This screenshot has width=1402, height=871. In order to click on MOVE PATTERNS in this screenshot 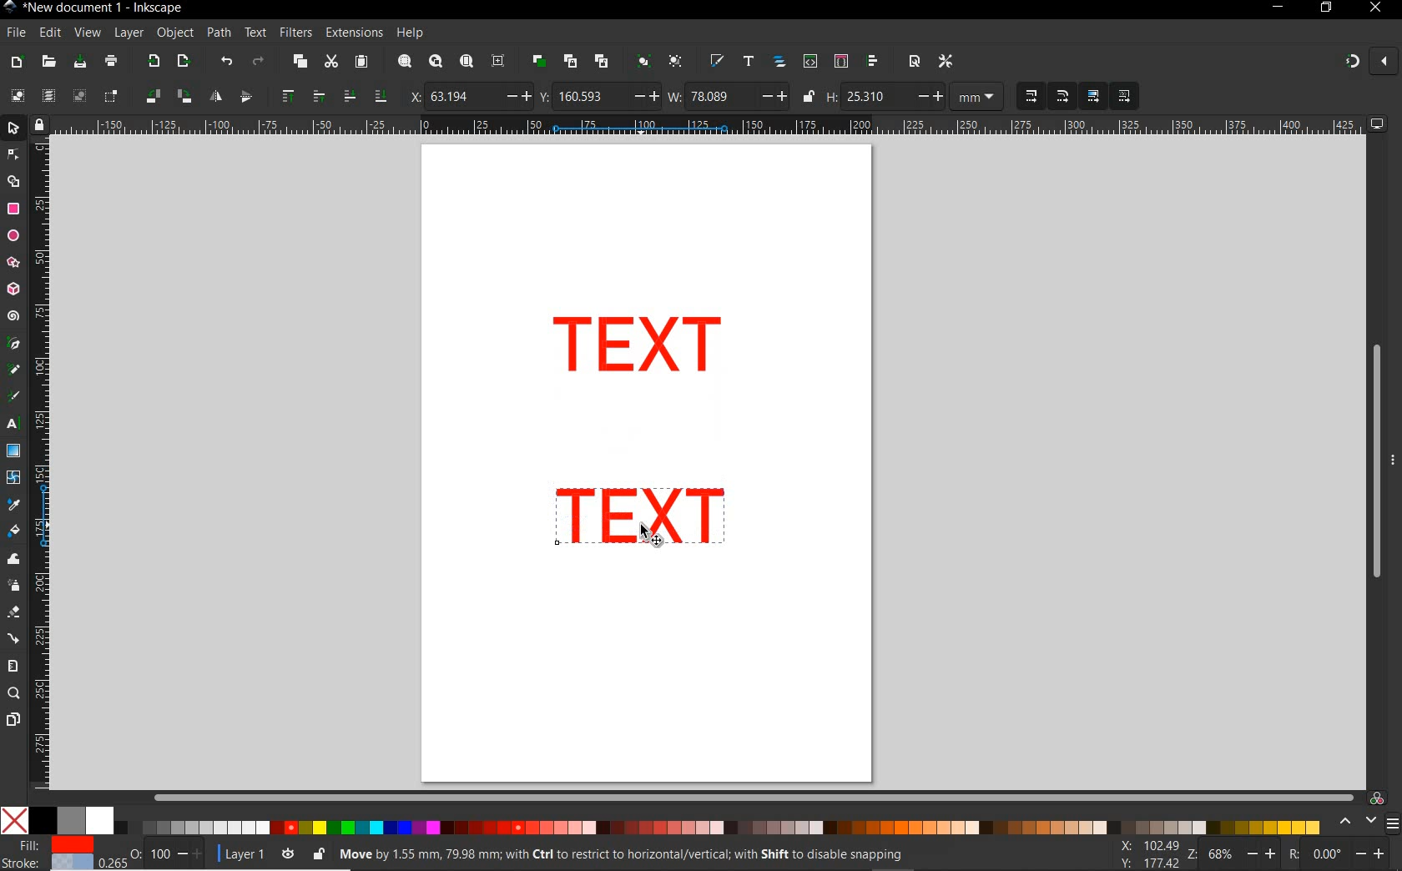, I will do `click(1123, 97)`.